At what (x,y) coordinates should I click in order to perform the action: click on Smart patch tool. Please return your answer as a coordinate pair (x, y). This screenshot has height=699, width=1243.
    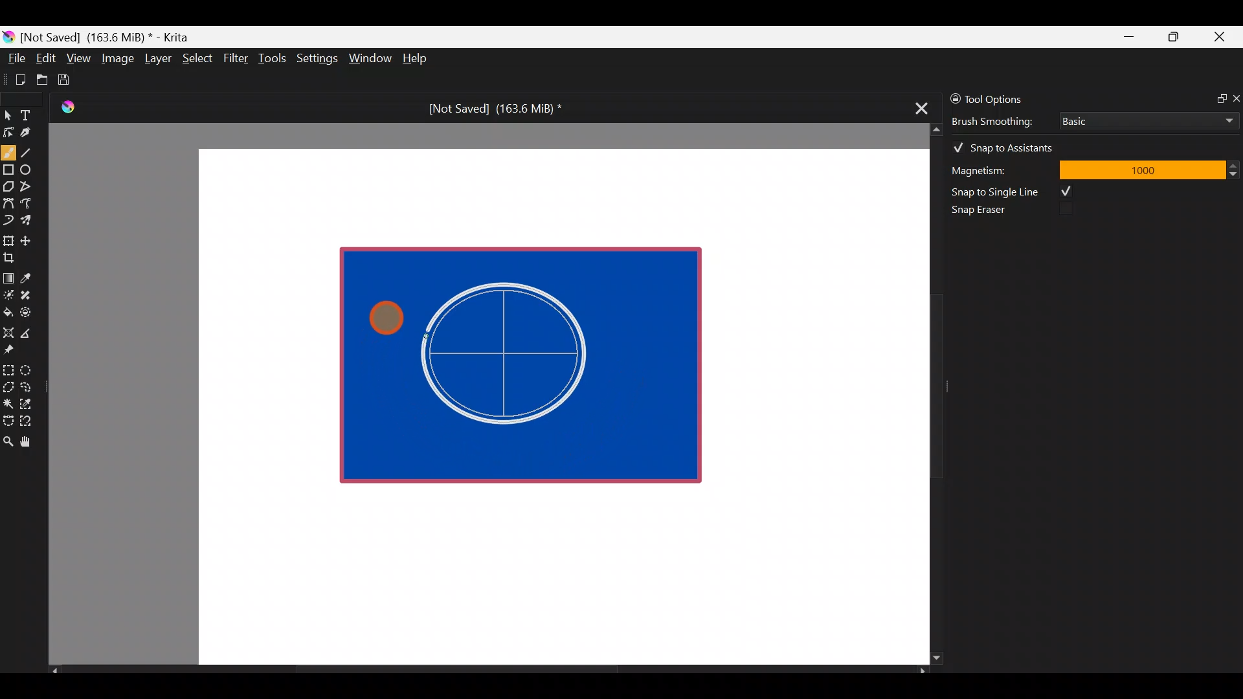
    Looking at the image, I should click on (30, 294).